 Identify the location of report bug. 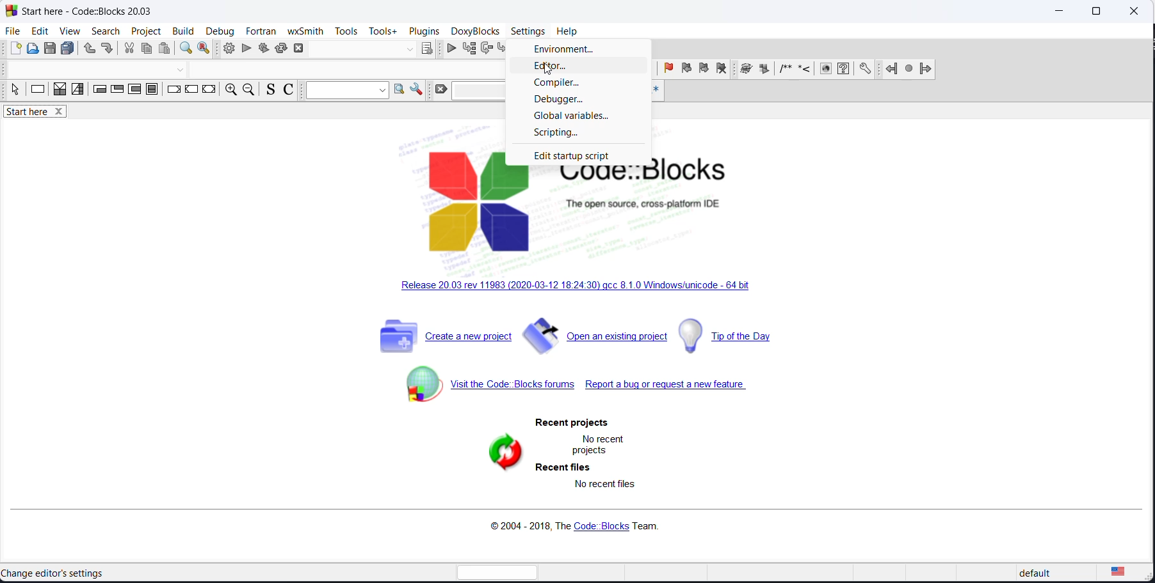
(688, 387).